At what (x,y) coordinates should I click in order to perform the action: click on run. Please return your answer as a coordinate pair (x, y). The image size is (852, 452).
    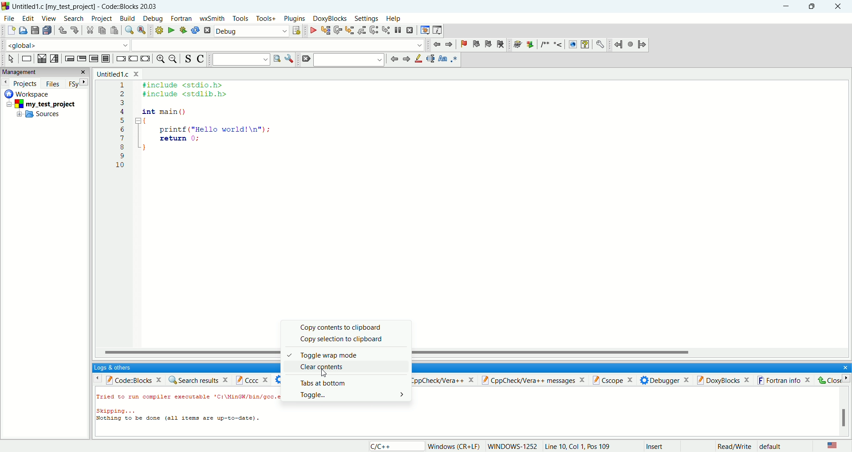
    Looking at the image, I should click on (169, 30).